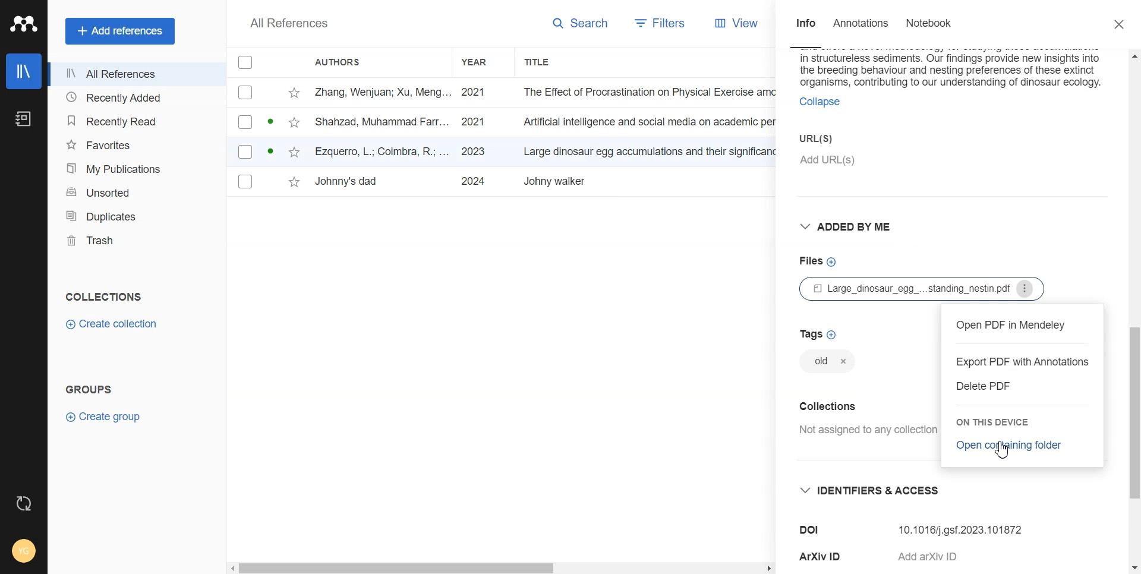 The height and width of the screenshot is (574, 1141). I want to click on Duplicates, so click(131, 215).